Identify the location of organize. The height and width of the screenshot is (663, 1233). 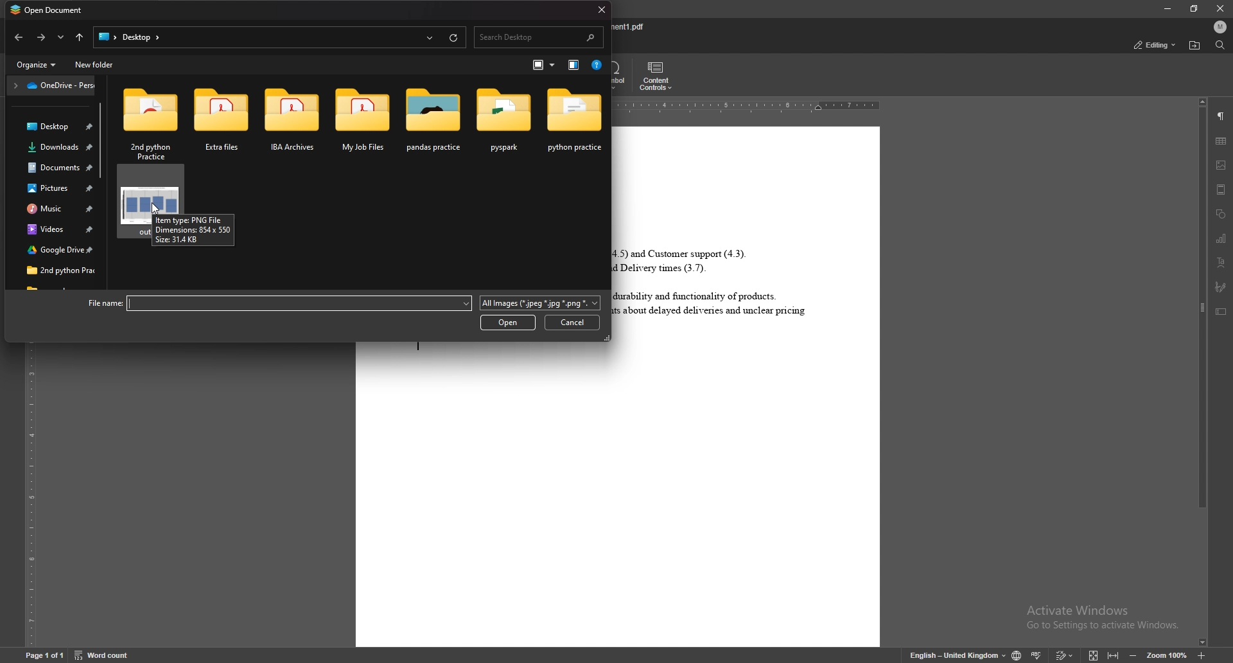
(37, 66).